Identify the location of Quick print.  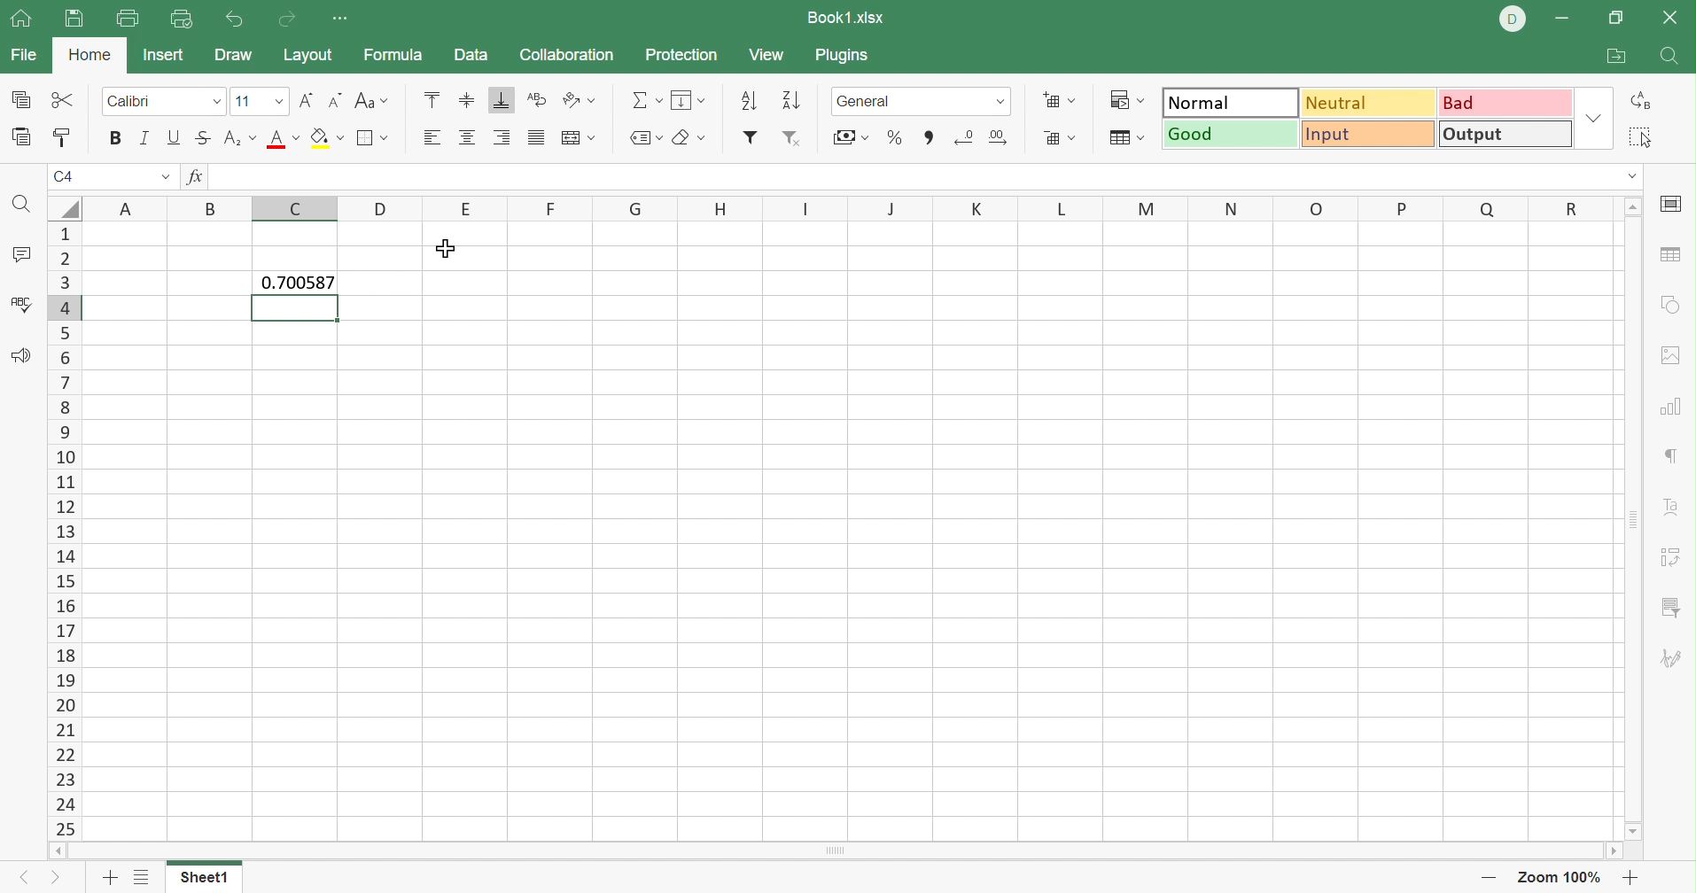
(183, 19).